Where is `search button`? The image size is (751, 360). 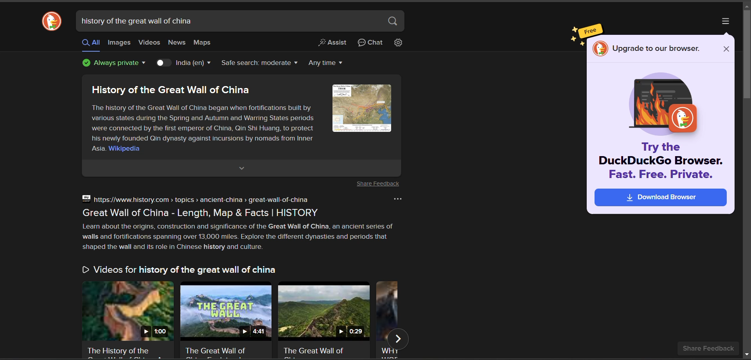
search button is located at coordinates (395, 22).